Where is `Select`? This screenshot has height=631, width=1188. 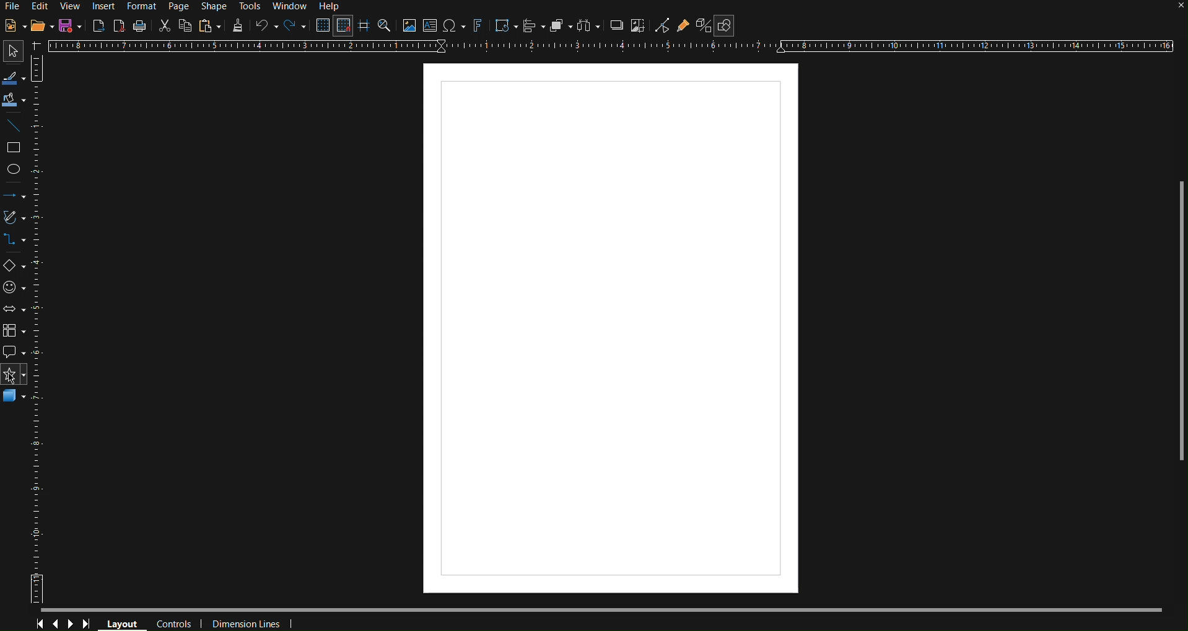
Select is located at coordinates (14, 79).